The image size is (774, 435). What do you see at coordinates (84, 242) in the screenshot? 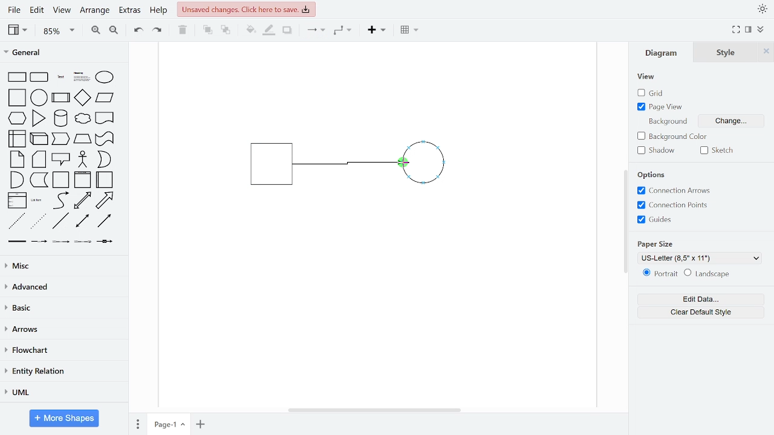
I see `connector with 3 labels` at bounding box center [84, 242].